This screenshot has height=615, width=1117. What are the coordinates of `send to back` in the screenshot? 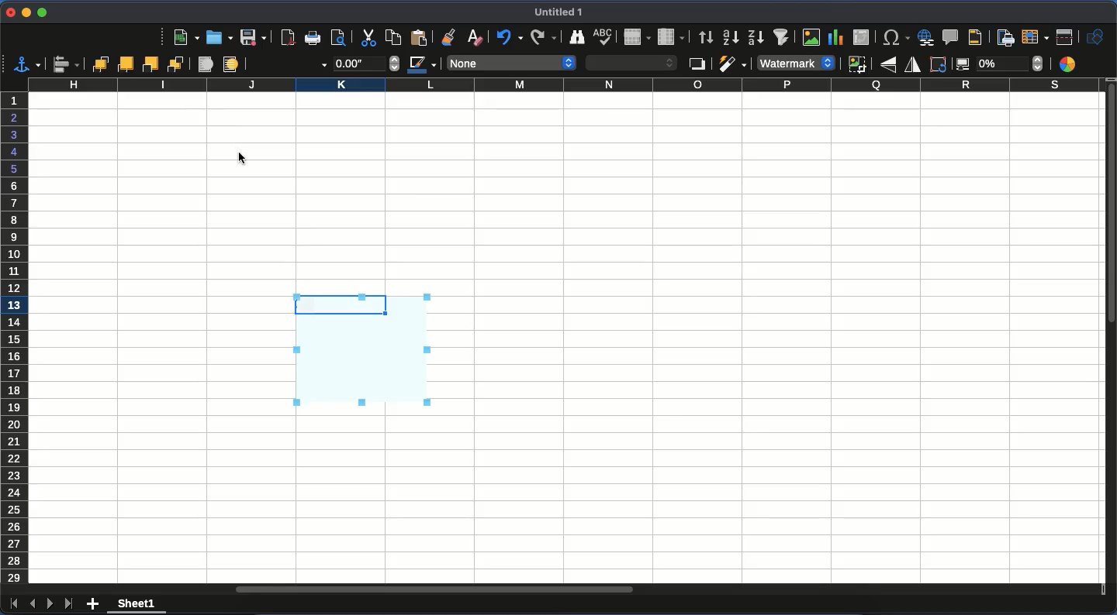 It's located at (177, 64).